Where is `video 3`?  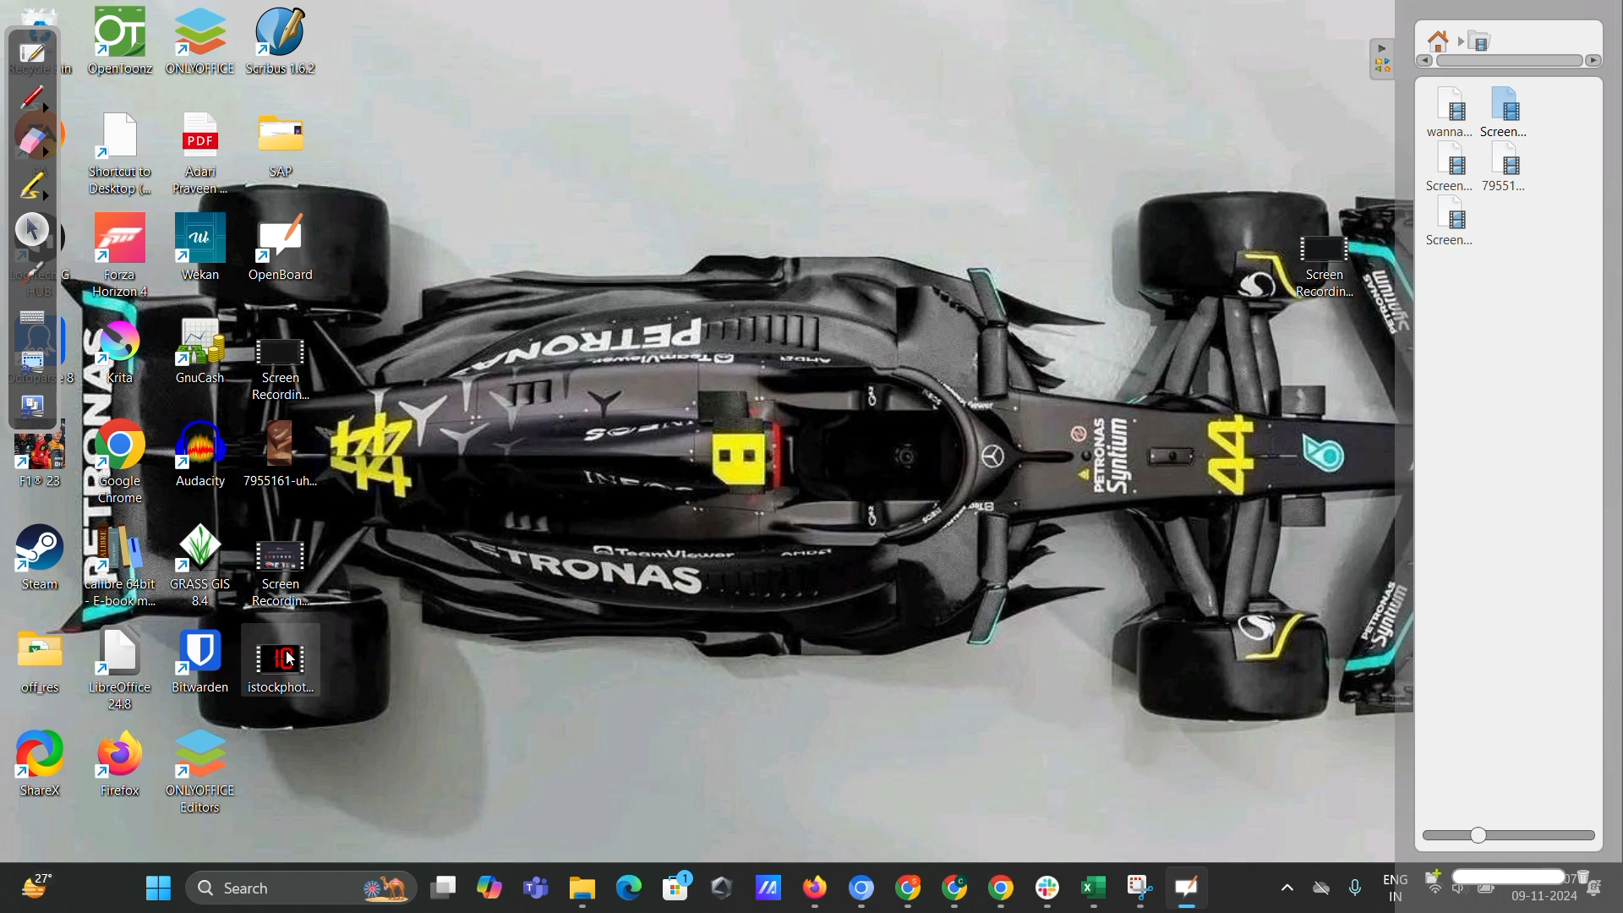
video 3 is located at coordinates (1449, 167).